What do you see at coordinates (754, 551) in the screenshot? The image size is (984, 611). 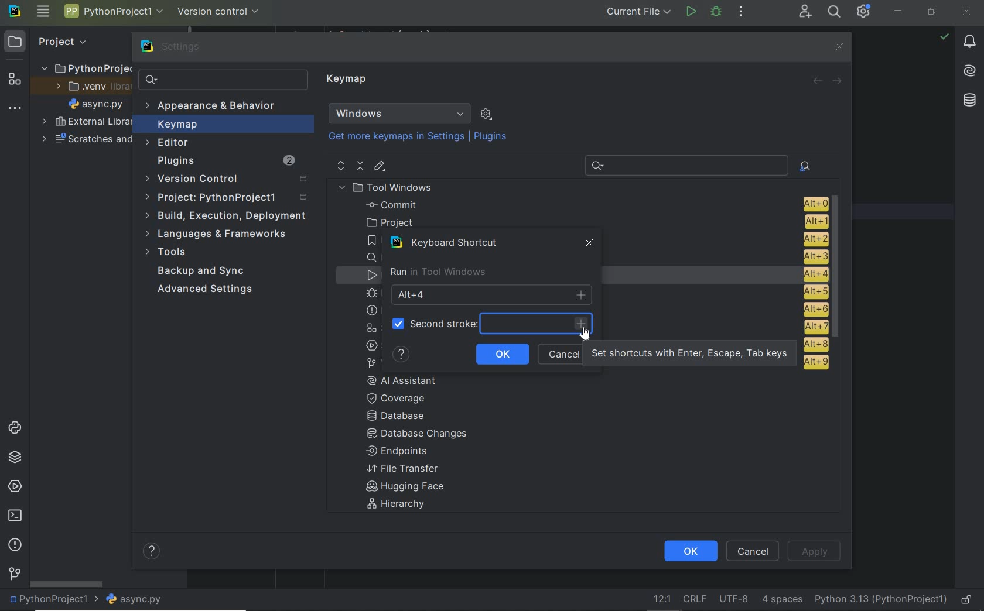 I see `Cancel` at bounding box center [754, 551].